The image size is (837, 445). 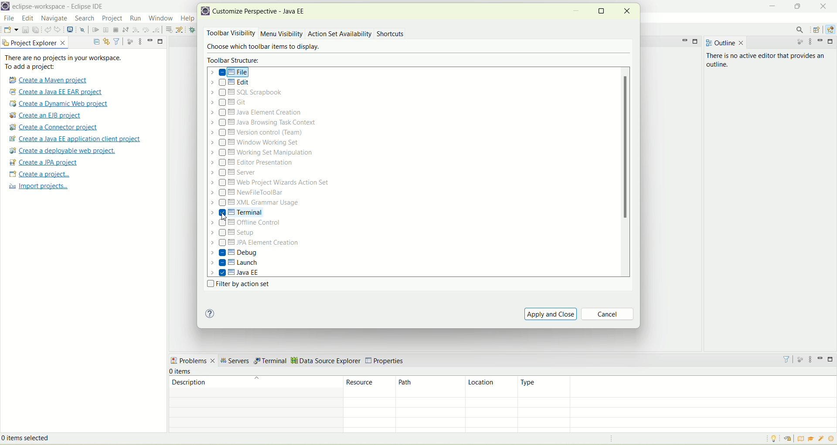 What do you see at coordinates (822, 6) in the screenshot?
I see `close` at bounding box center [822, 6].